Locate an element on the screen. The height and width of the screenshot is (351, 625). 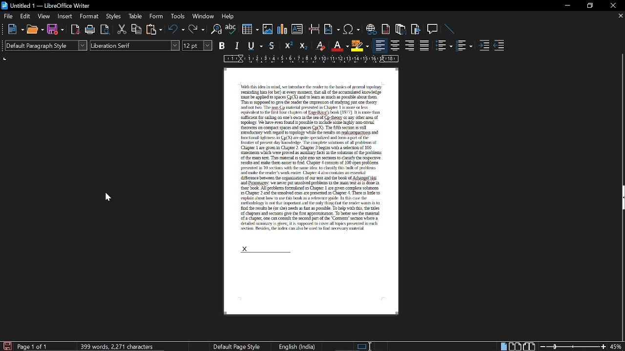
print is located at coordinates (90, 29).